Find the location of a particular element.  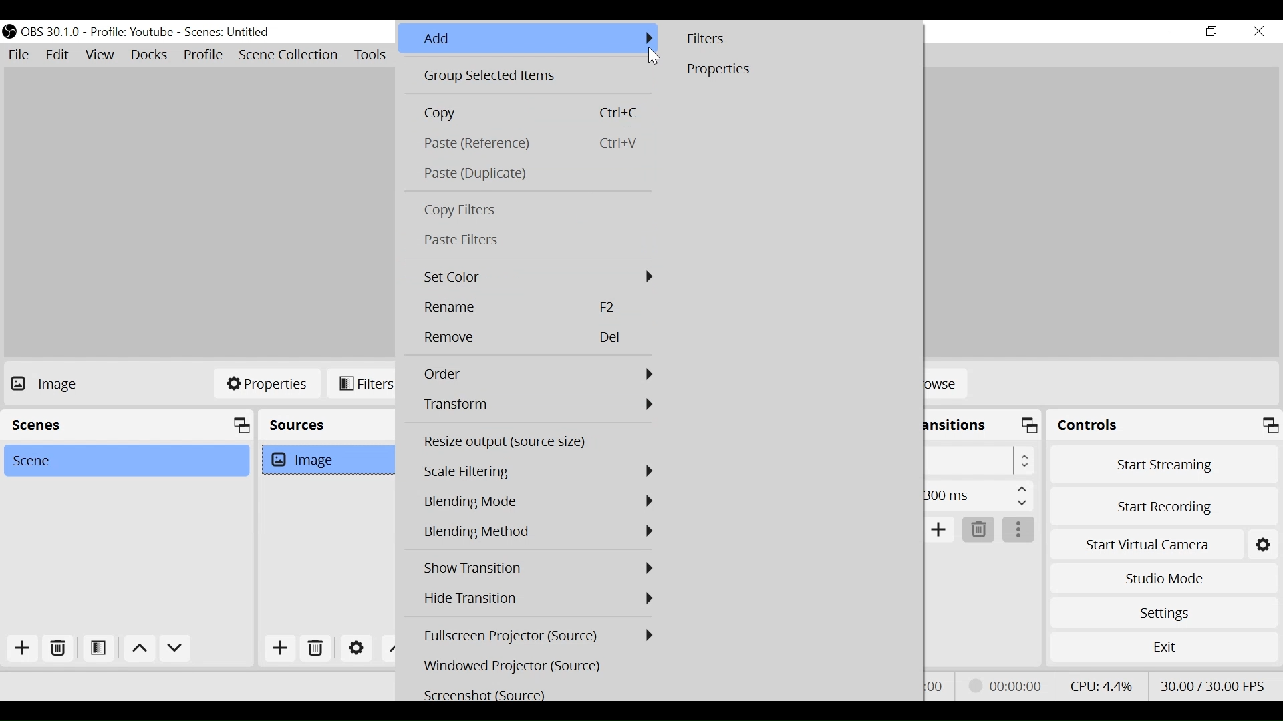

Remove is located at coordinates (533, 338).